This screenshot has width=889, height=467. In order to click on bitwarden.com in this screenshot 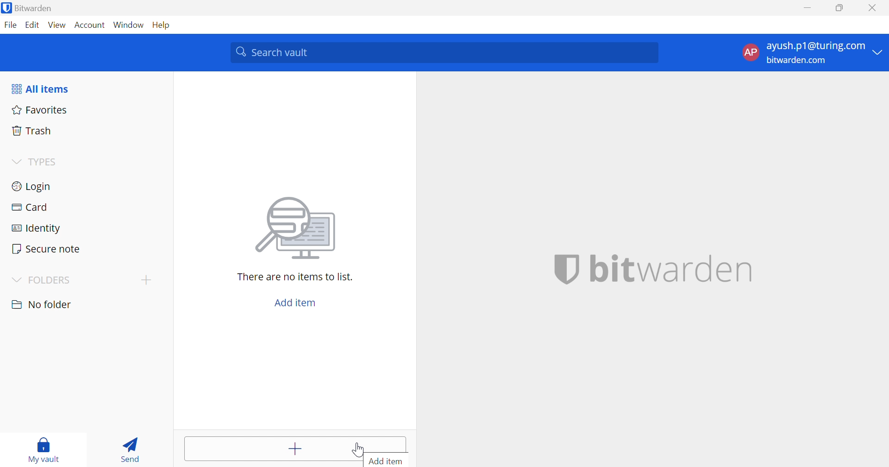, I will do `click(797, 61)`.